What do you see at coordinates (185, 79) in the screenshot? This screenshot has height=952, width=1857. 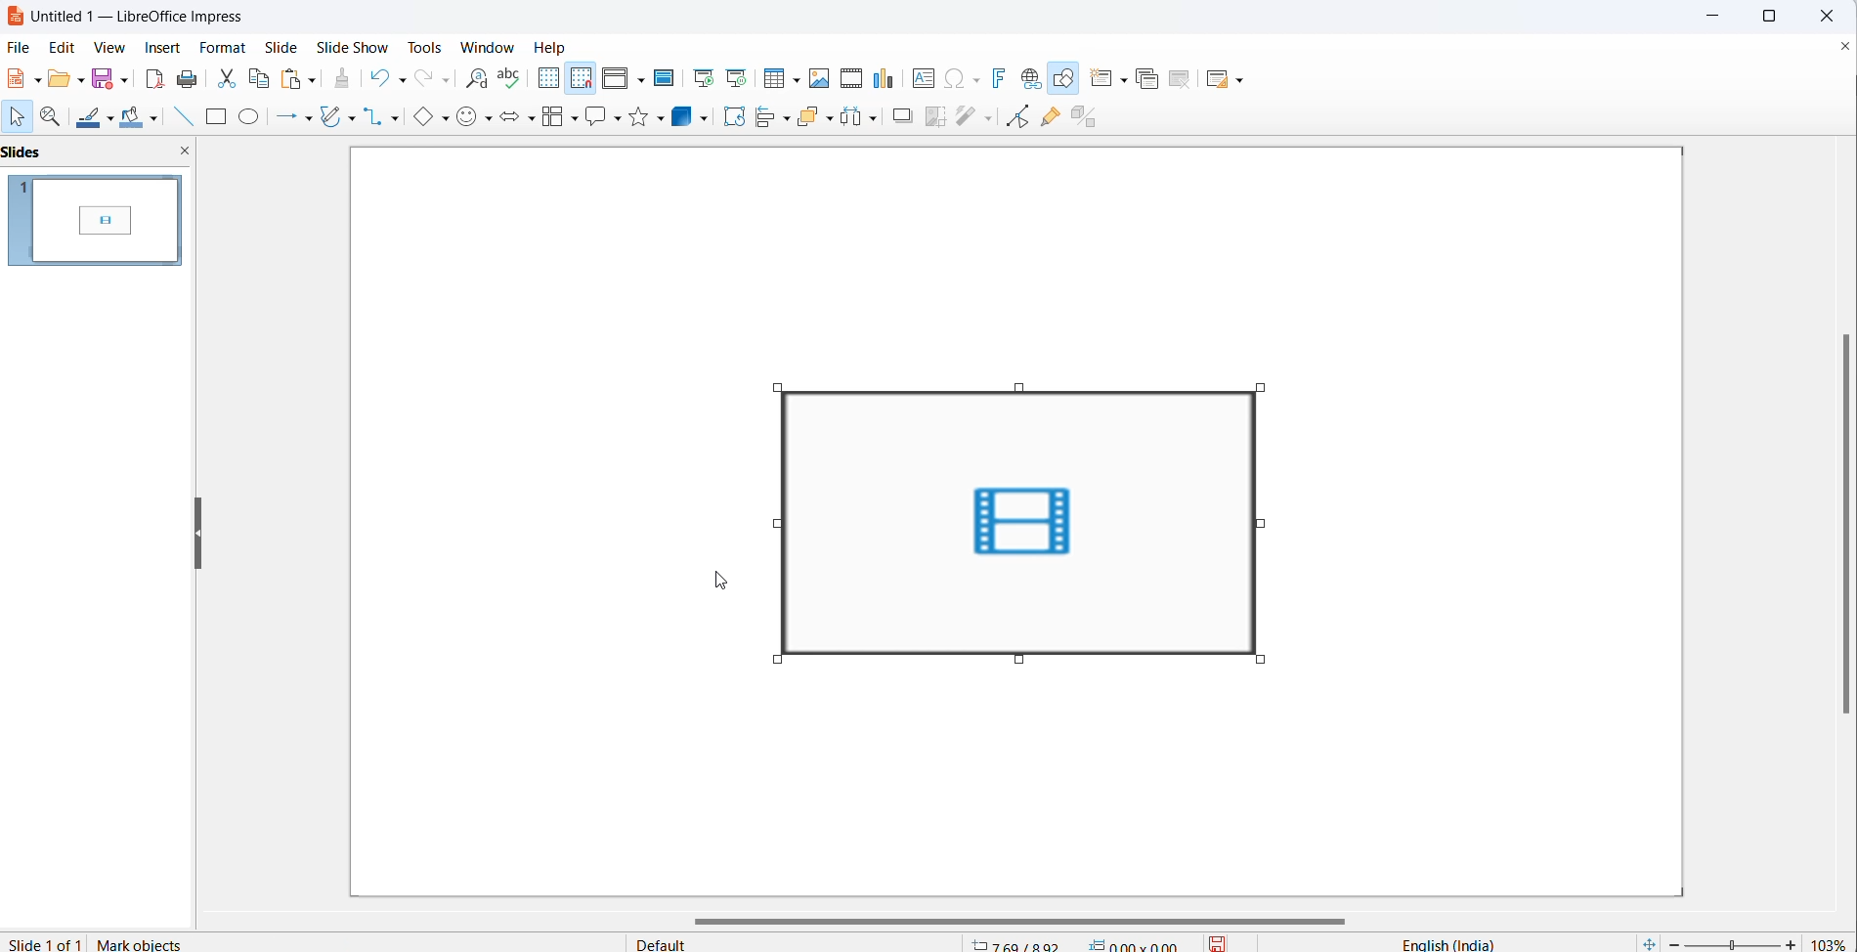 I see `print` at bounding box center [185, 79].